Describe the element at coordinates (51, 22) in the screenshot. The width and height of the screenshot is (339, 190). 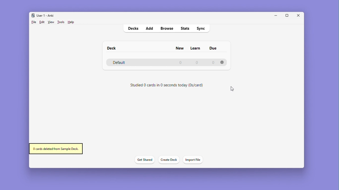
I see `View` at that location.